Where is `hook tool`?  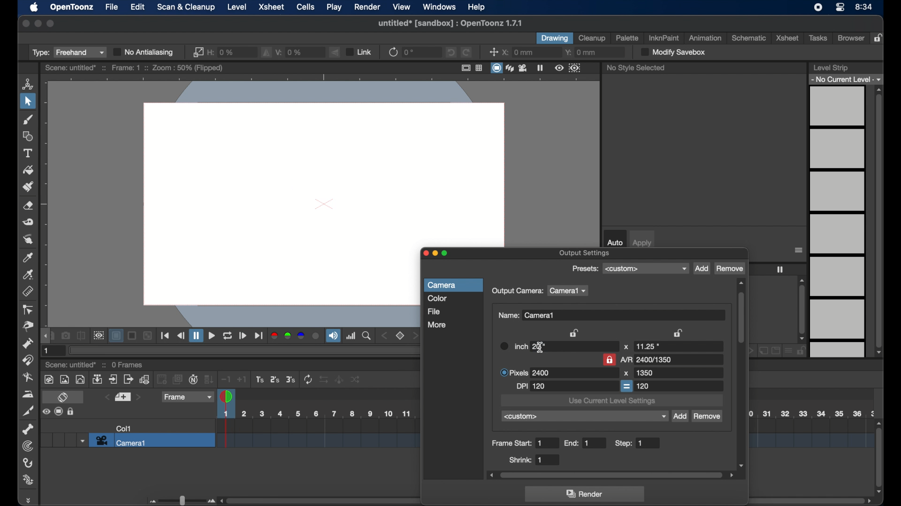
hook tool is located at coordinates (29, 463).